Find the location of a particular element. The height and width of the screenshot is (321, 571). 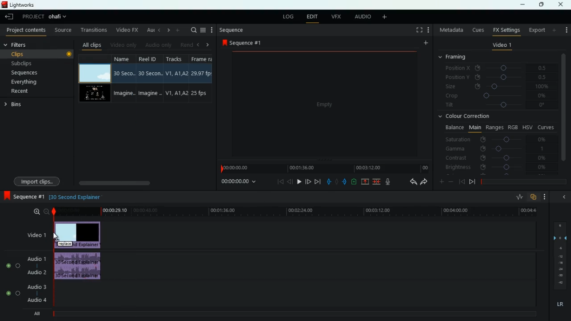

bins is located at coordinates (17, 105).